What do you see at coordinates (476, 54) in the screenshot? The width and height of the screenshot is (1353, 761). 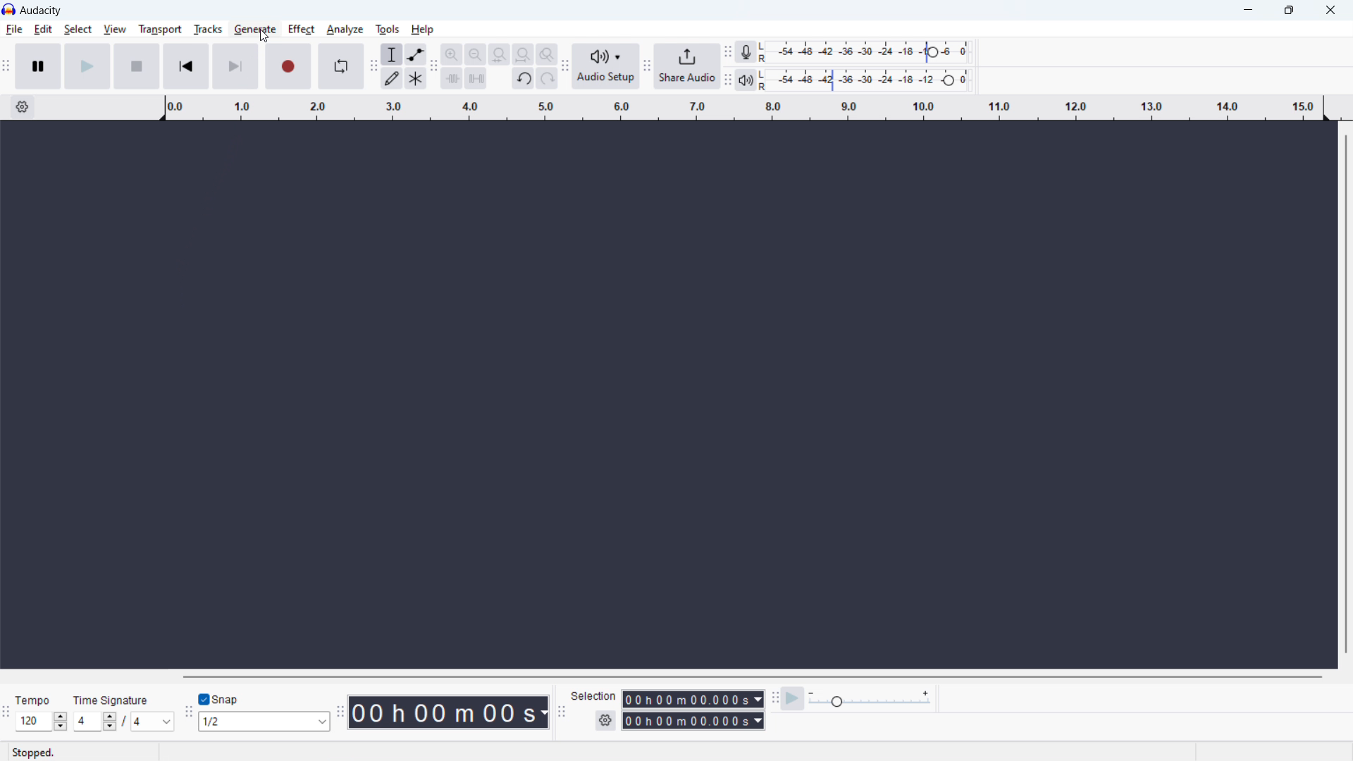 I see `zoom out` at bounding box center [476, 54].